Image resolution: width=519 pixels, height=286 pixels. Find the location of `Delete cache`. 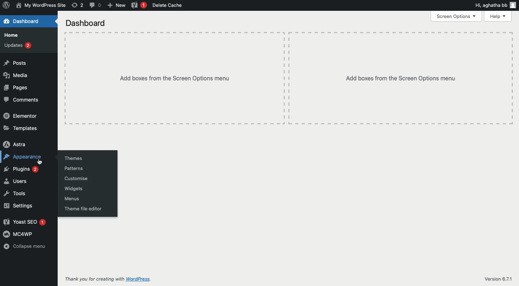

Delete cache is located at coordinates (168, 5).